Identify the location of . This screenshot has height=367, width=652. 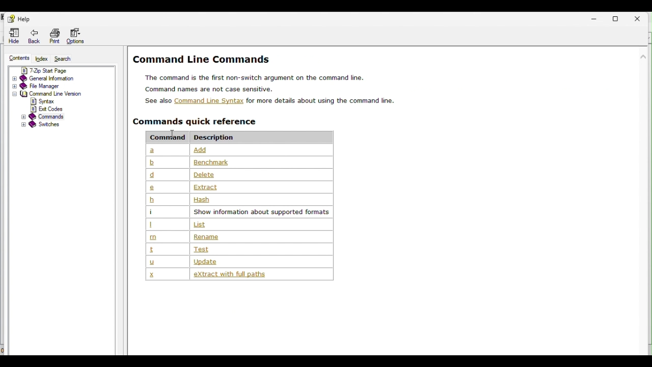
(18, 19).